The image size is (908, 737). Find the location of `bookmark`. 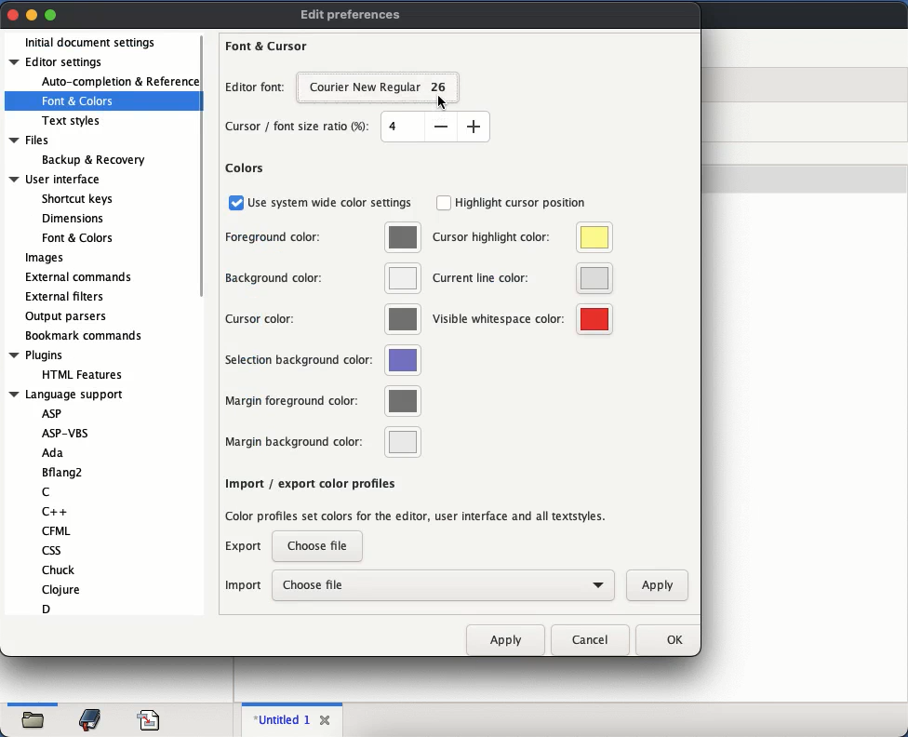

bookmark is located at coordinates (92, 718).